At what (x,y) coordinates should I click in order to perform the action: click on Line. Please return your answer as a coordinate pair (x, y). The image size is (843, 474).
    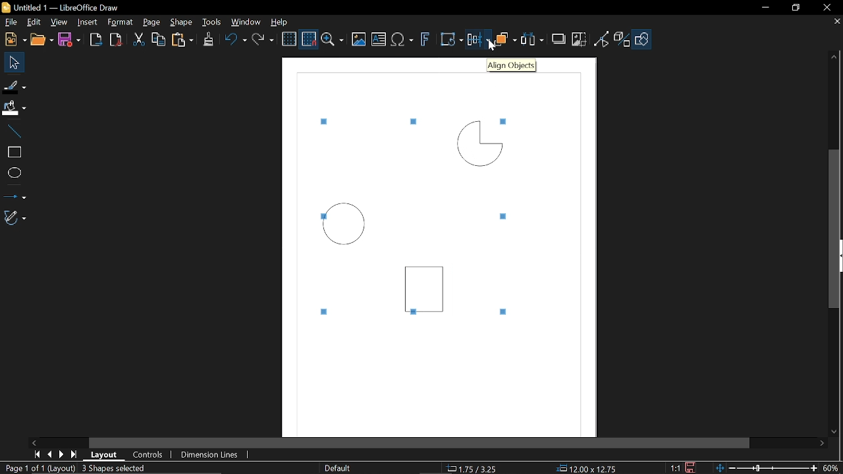
    Looking at the image, I should click on (12, 128).